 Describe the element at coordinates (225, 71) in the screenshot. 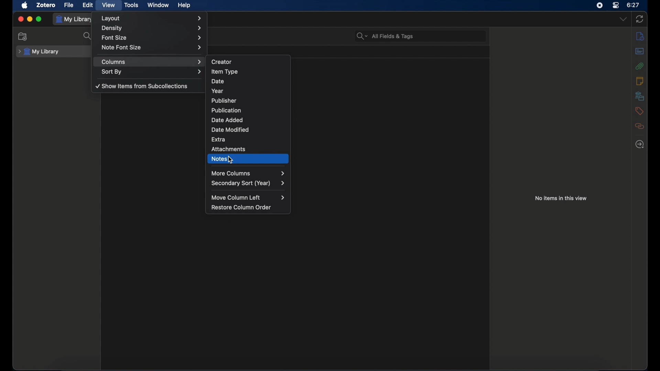

I see `item type` at that location.